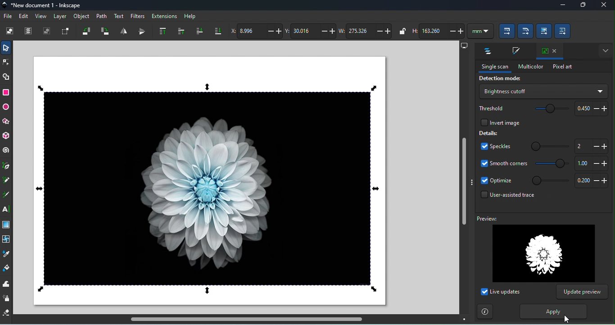 This screenshot has height=325, width=615. I want to click on Path, so click(102, 16).